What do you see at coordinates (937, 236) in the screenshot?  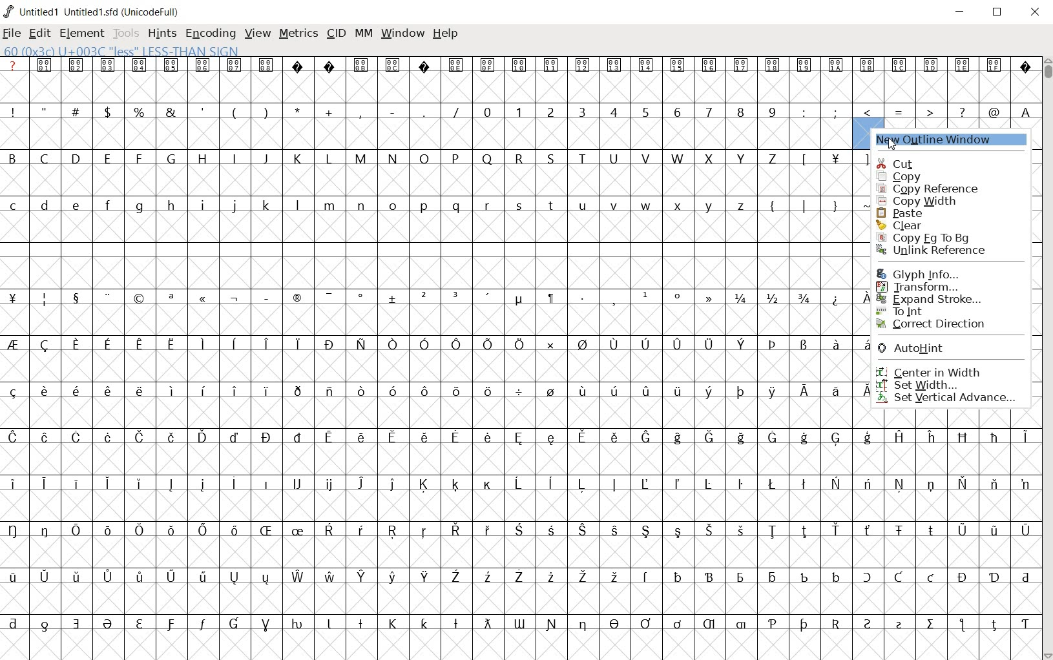 I see `Copy Fg to Bg` at bounding box center [937, 236].